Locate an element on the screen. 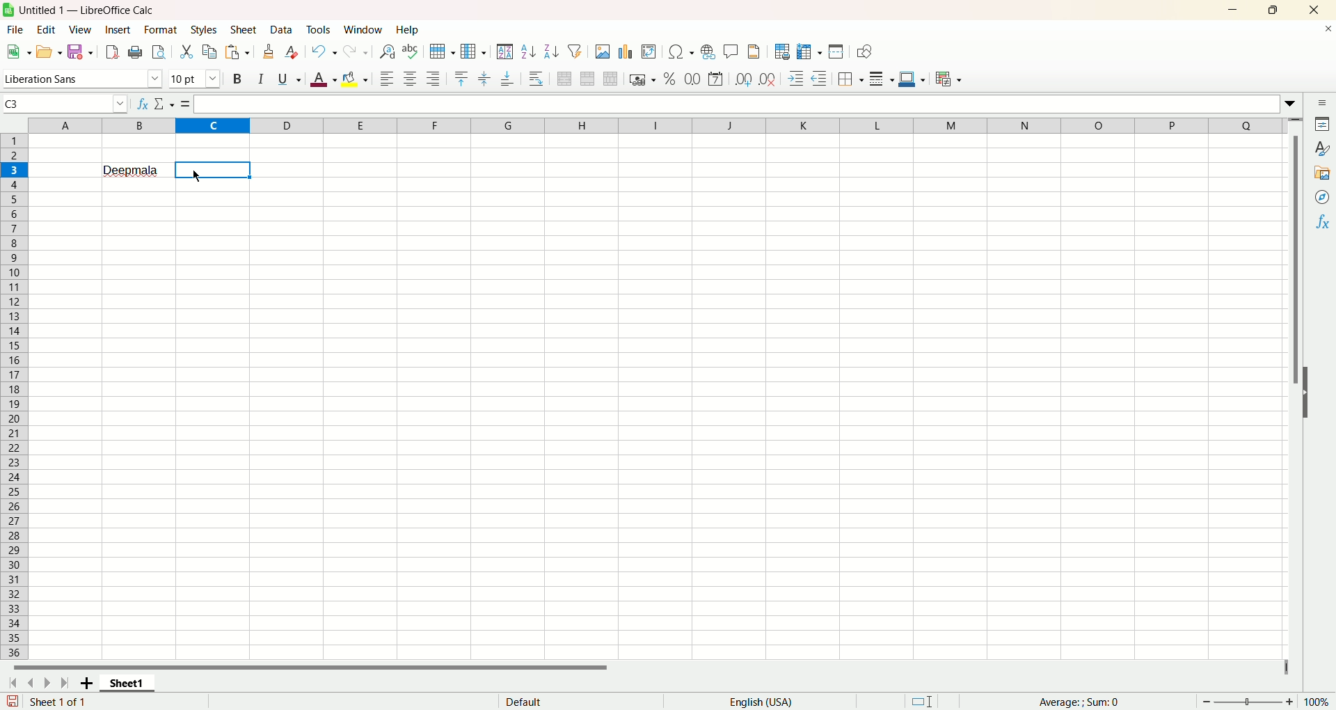 Image resolution: width=1336 pixels, height=710 pixels. Text language is located at coordinates (761, 702).